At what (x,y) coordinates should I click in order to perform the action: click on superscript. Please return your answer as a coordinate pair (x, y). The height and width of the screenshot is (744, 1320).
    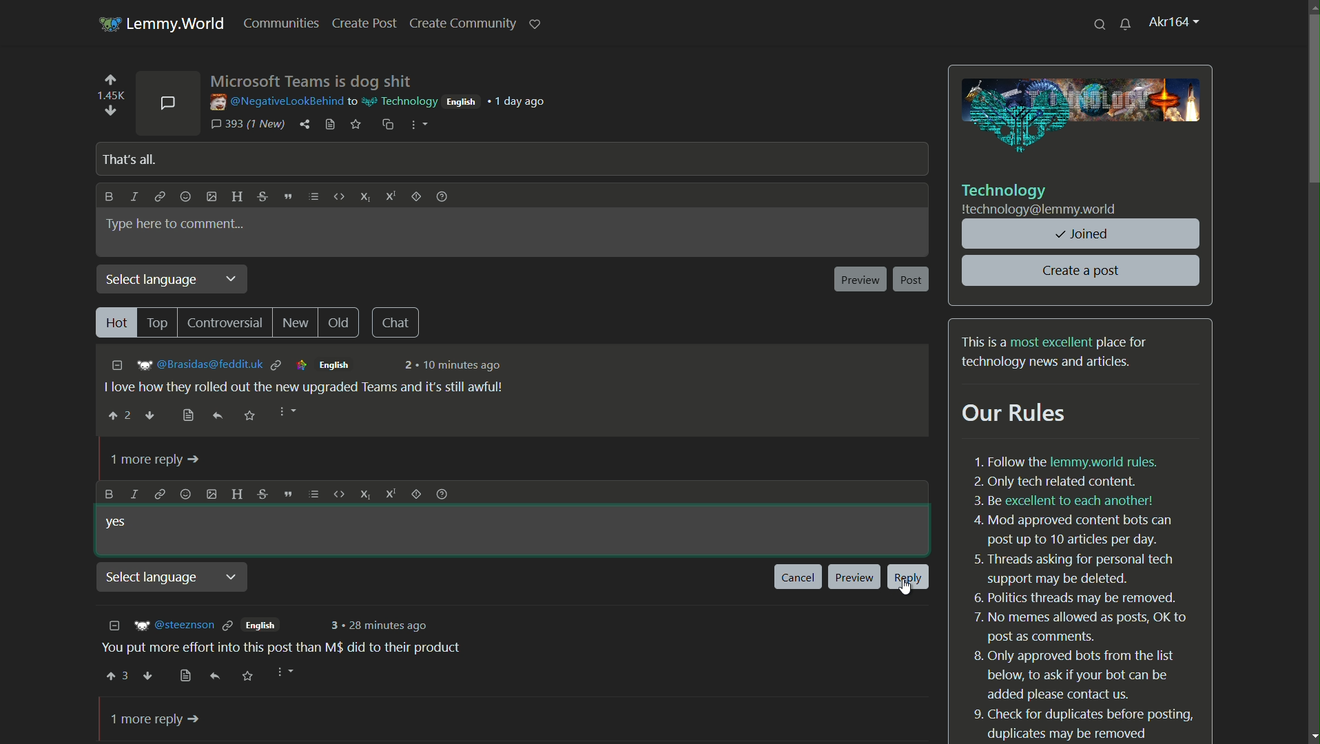
    Looking at the image, I should click on (390, 493).